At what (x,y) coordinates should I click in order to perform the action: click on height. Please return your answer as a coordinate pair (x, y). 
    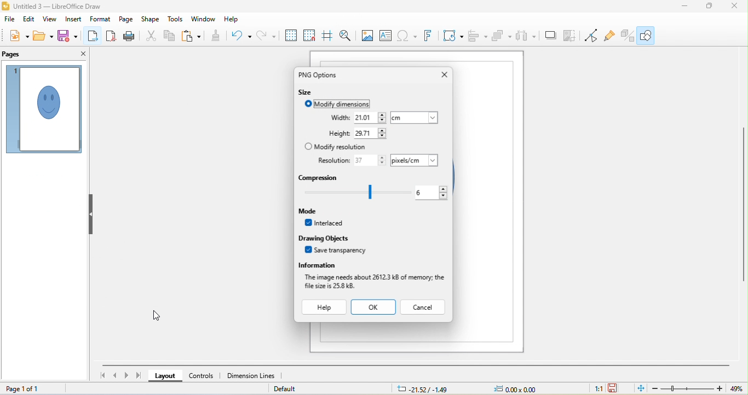
    Looking at the image, I should click on (340, 135).